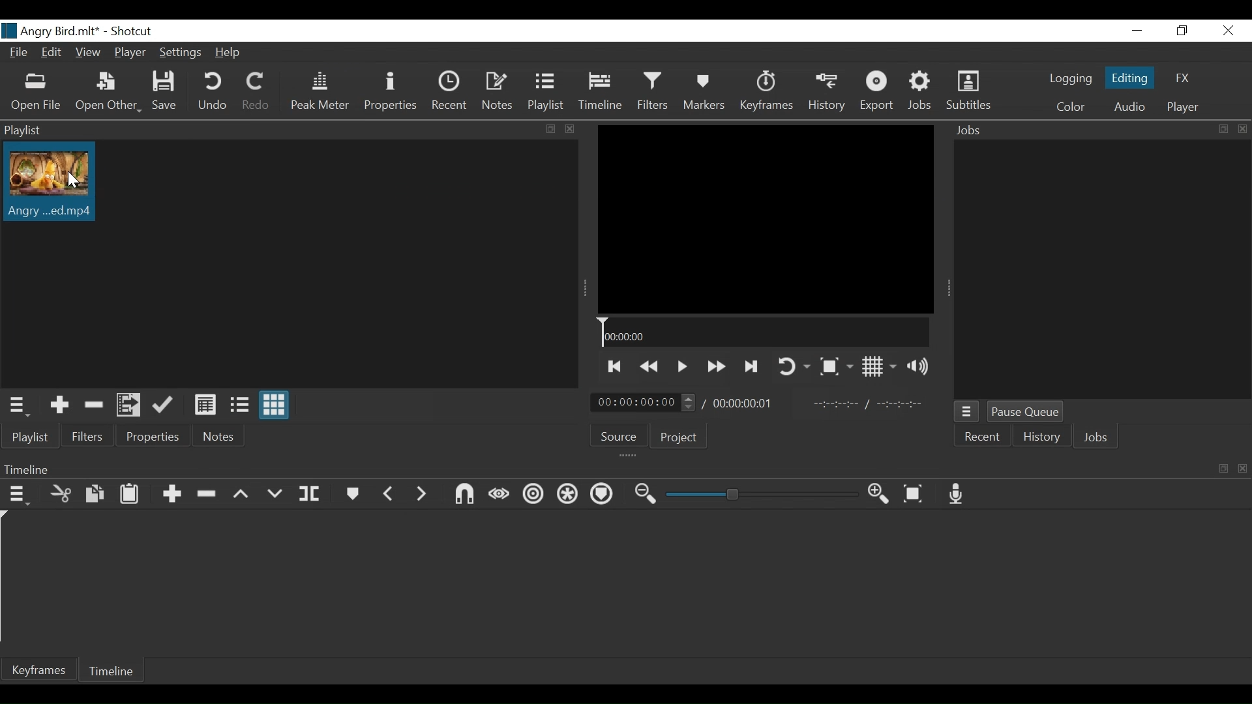 The image size is (1252, 704). What do you see at coordinates (878, 91) in the screenshot?
I see `Export` at bounding box center [878, 91].